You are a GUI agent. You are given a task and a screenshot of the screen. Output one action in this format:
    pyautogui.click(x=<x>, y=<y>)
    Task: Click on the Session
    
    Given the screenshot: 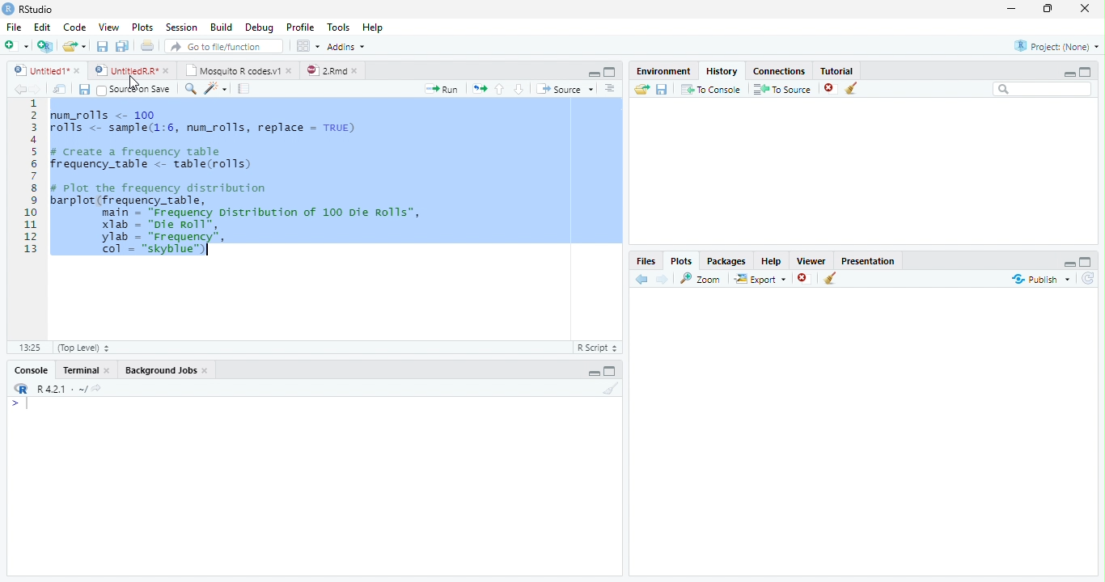 What is the action you would take?
    pyautogui.click(x=182, y=27)
    